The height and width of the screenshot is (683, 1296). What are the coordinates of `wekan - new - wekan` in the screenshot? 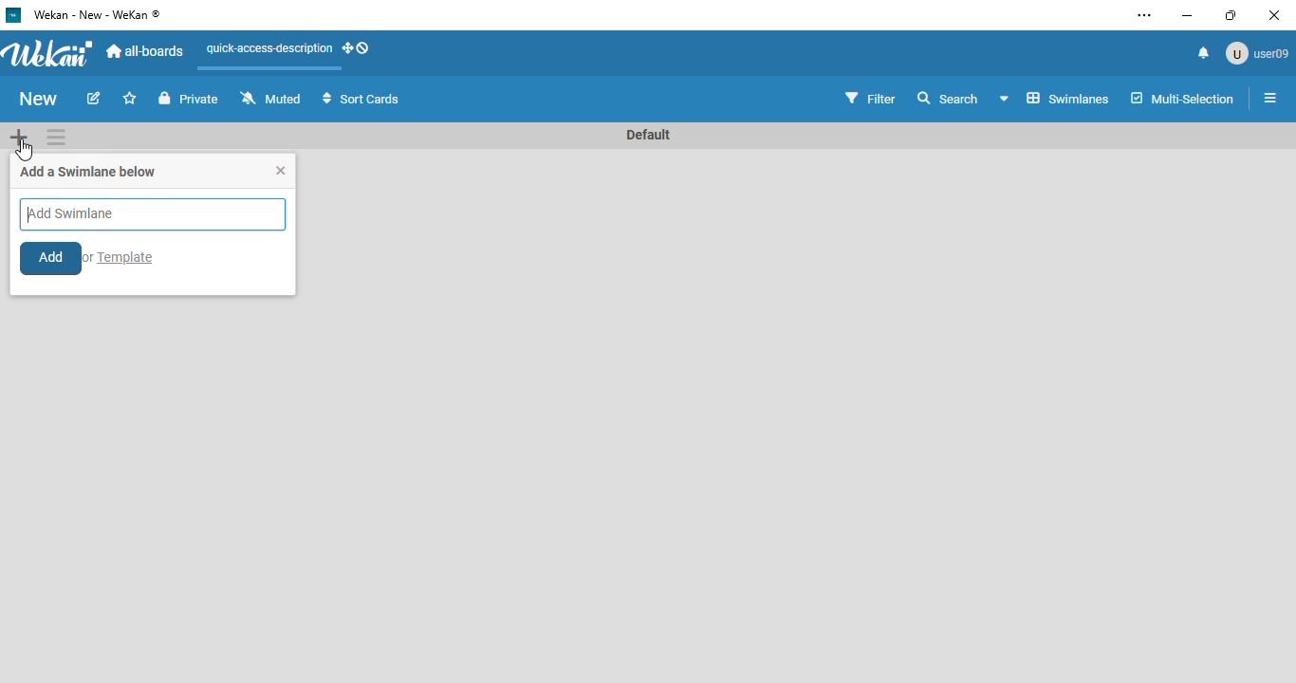 It's located at (97, 15).